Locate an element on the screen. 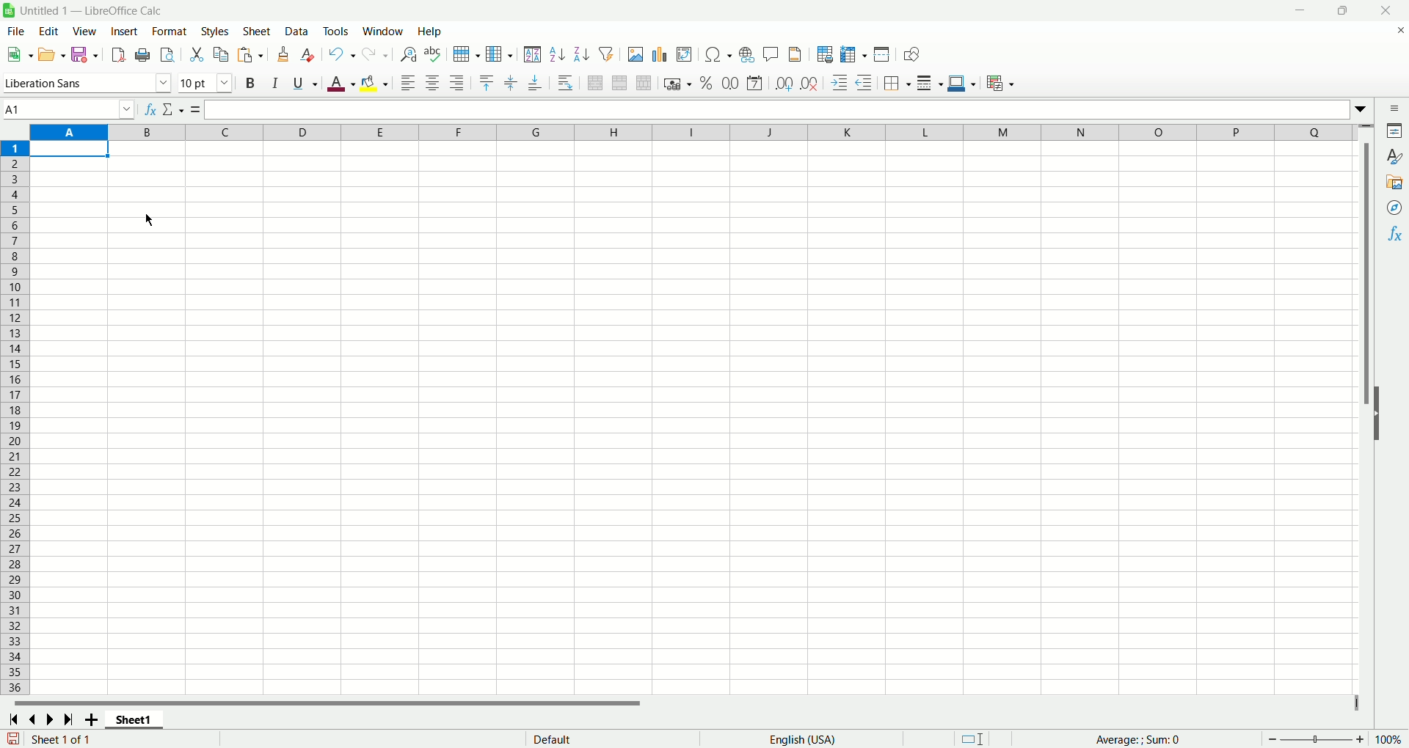 The height and width of the screenshot is (748, 1409). default is located at coordinates (607, 739).